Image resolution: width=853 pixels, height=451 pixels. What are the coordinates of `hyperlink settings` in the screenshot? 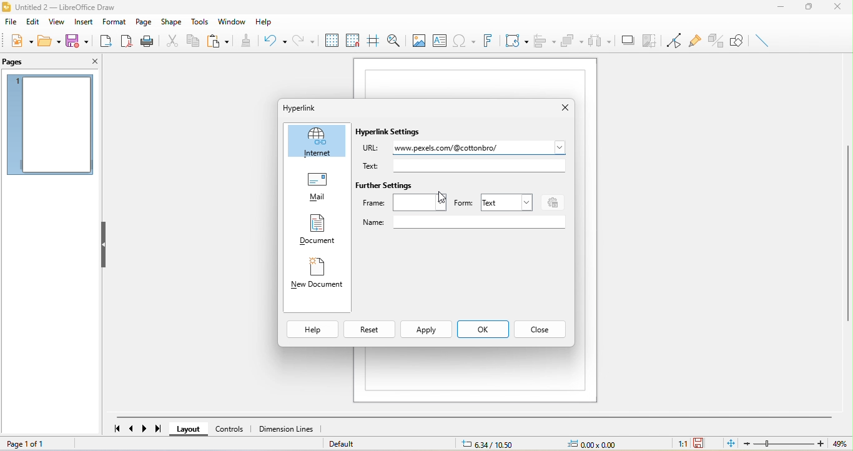 It's located at (396, 134).